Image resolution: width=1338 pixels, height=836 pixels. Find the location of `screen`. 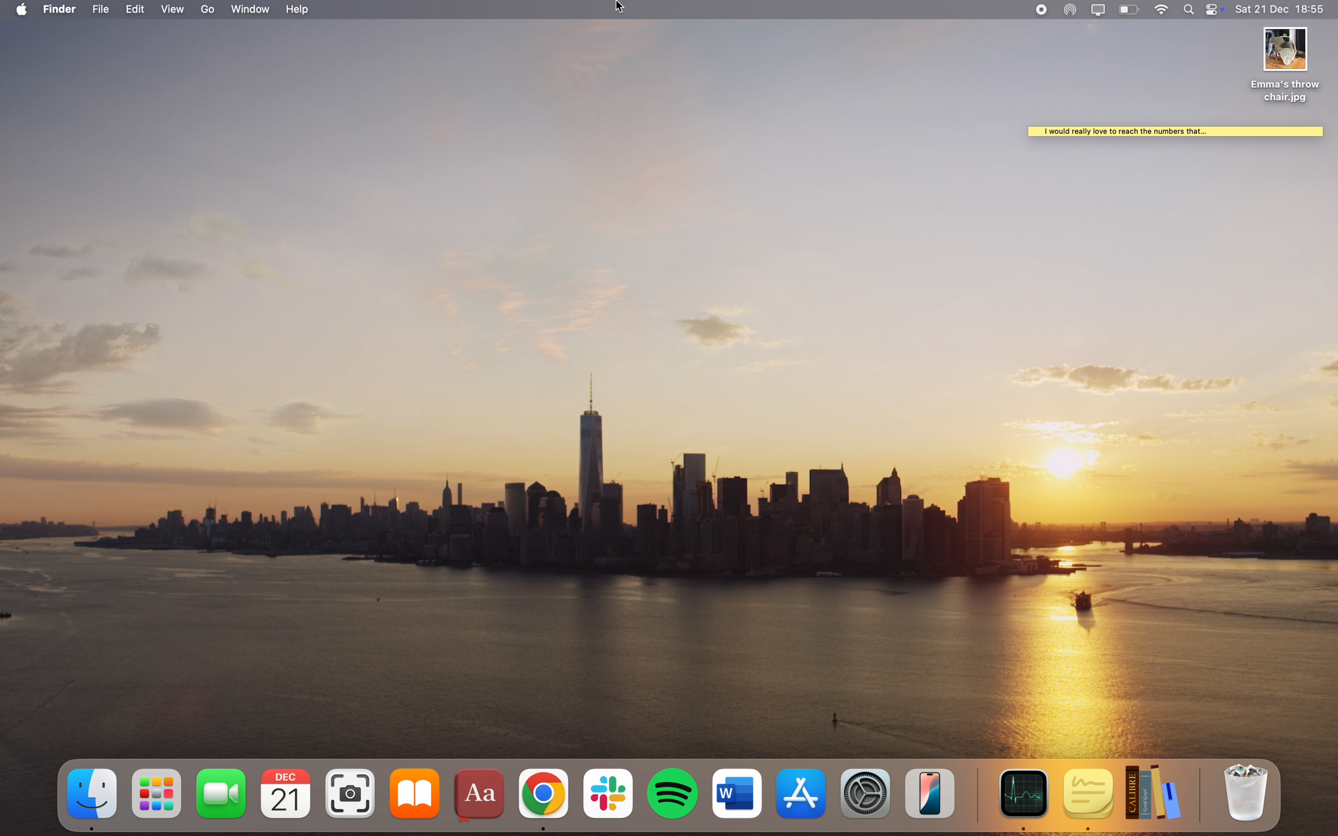

screen is located at coordinates (1098, 9).